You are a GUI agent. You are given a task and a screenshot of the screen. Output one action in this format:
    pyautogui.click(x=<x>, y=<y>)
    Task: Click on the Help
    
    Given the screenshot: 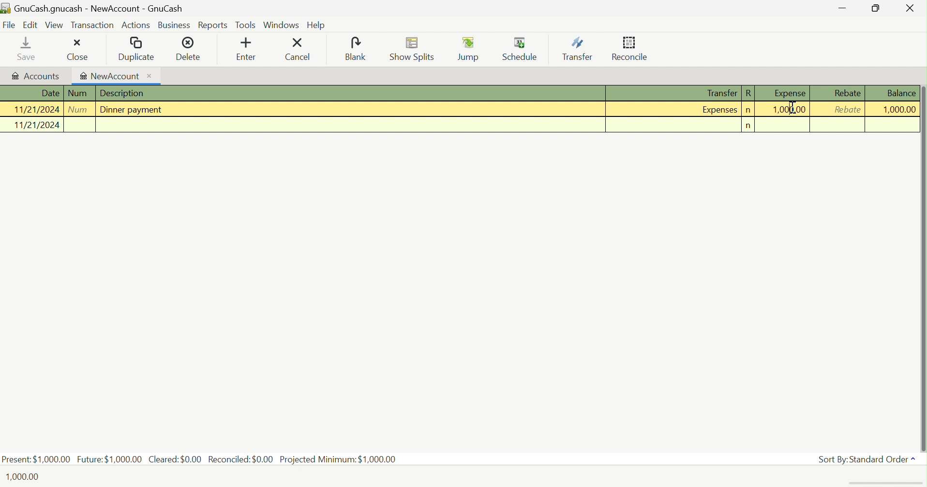 What is the action you would take?
    pyautogui.click(x=318, y=26)
    